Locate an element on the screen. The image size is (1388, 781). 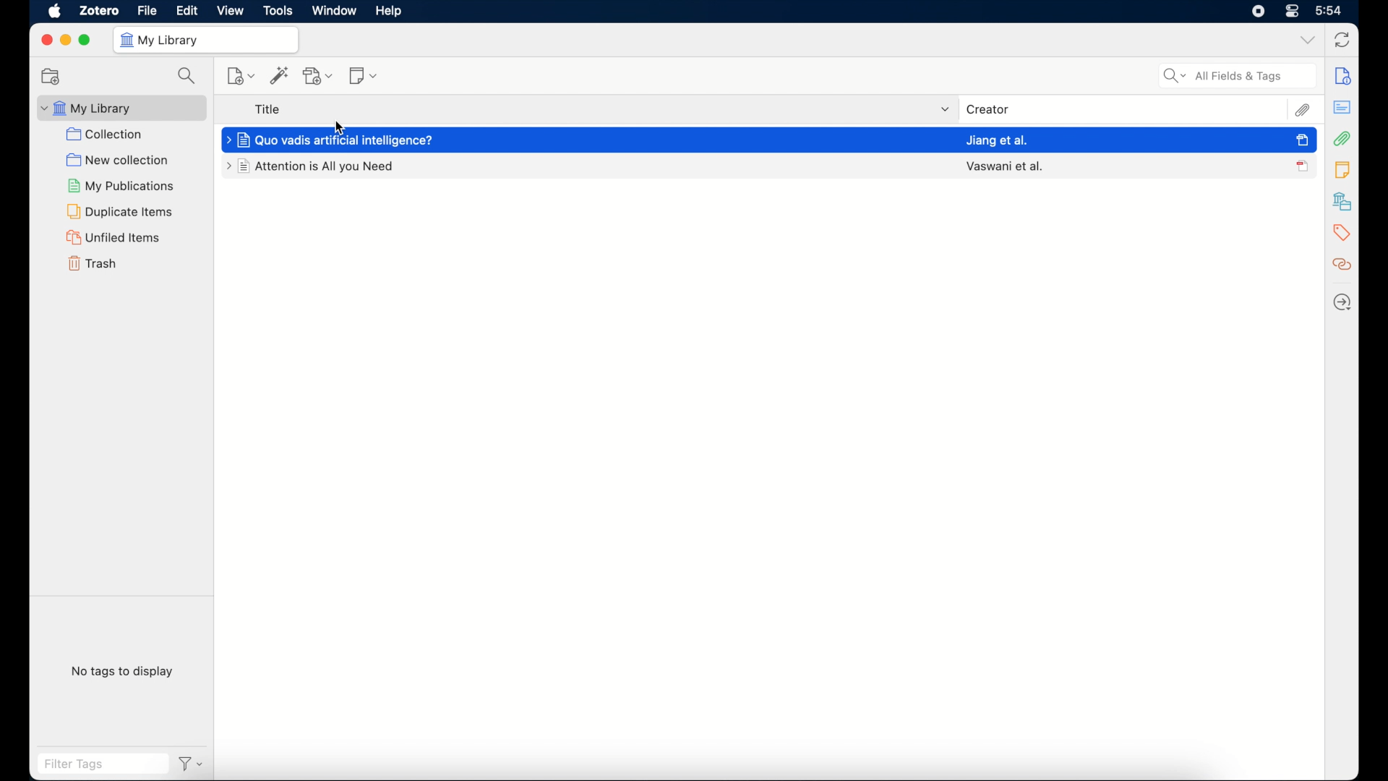
abstract is located at coordinates (1342, 107).